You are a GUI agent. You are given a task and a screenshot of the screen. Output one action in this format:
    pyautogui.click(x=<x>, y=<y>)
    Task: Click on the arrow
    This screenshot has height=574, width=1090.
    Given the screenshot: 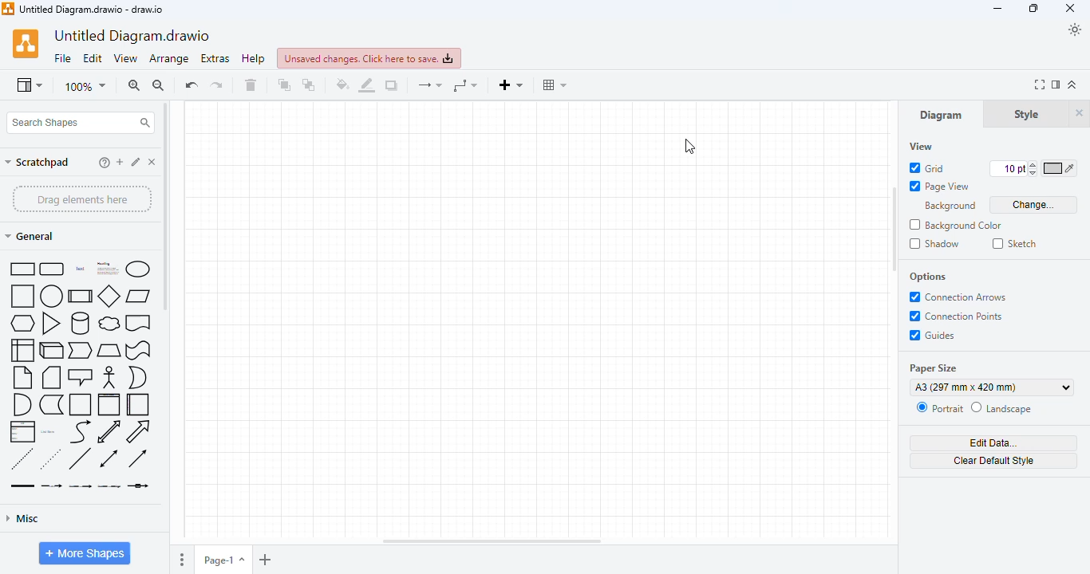 What is the action you would take?
    pyautogui.click(x=139, y=431)
    